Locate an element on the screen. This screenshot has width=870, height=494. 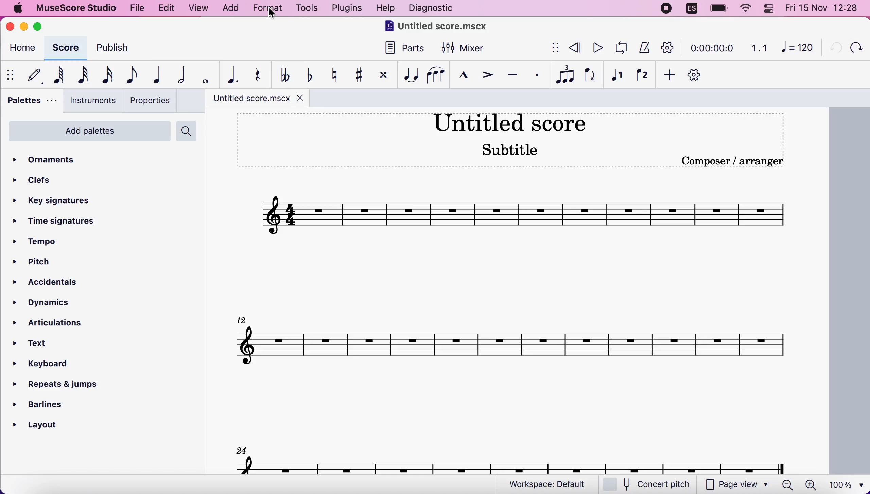
title is located at coordinates (439, 28).